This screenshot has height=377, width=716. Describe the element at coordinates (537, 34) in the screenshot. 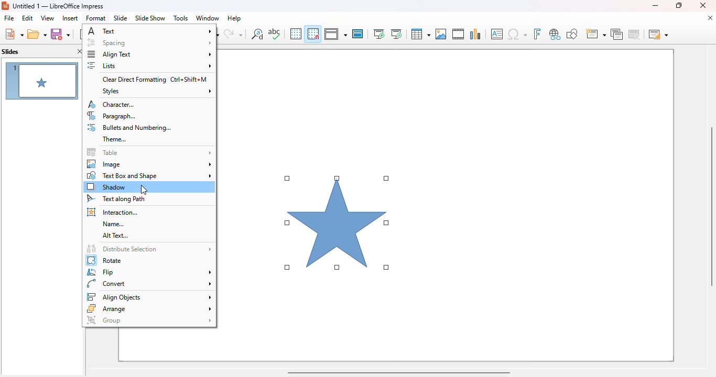

I see `insert fontwork text` at that location.